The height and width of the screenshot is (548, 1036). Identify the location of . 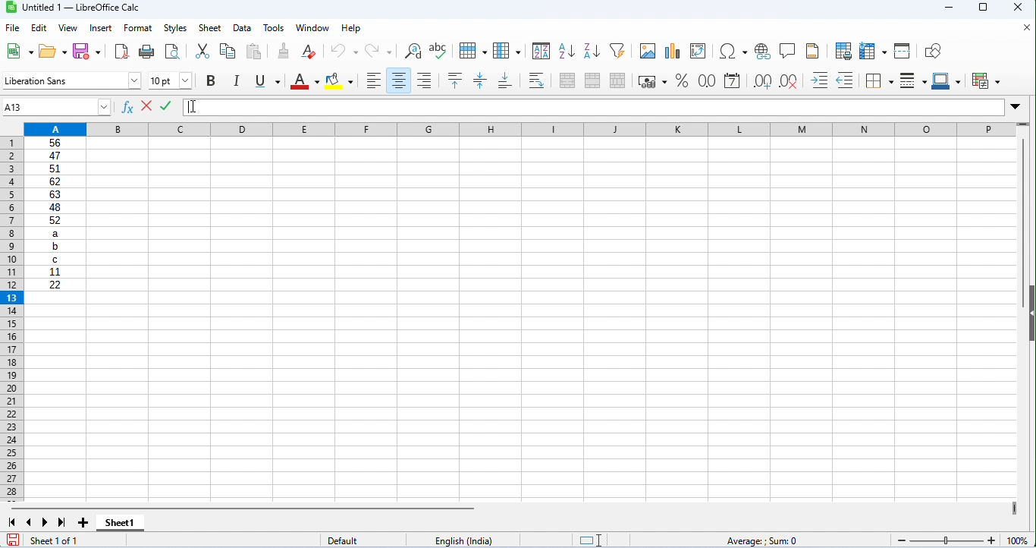
(762, 52).